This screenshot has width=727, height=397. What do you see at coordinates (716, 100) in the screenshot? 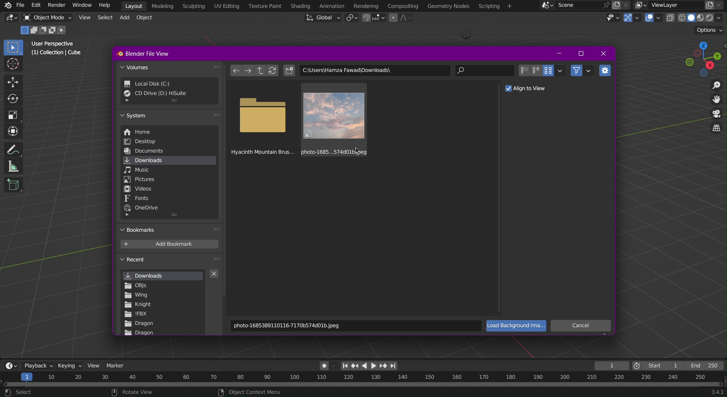
I see `Move View` at bounding box center [716, 100].